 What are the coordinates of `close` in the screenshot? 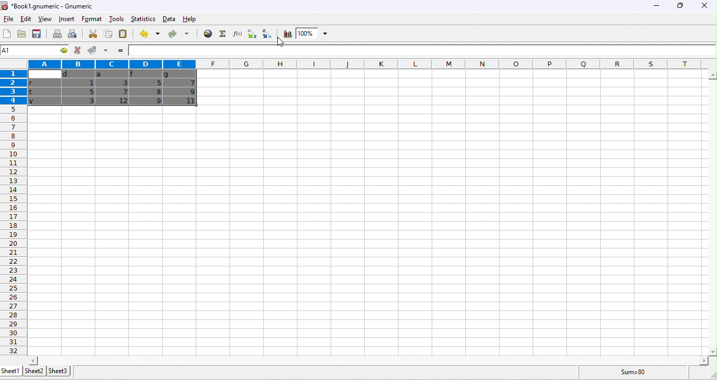 It's located at (705, 7).